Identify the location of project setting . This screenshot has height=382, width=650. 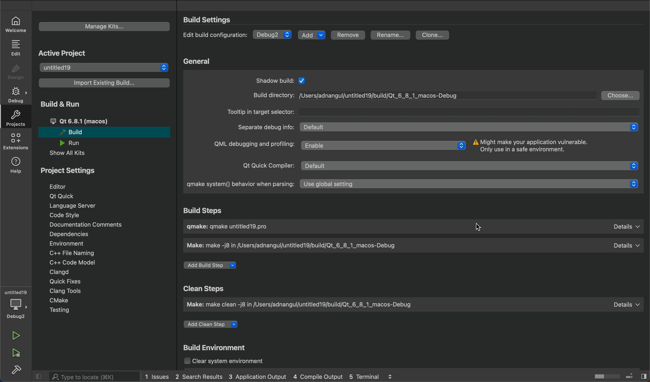
(79, 170).